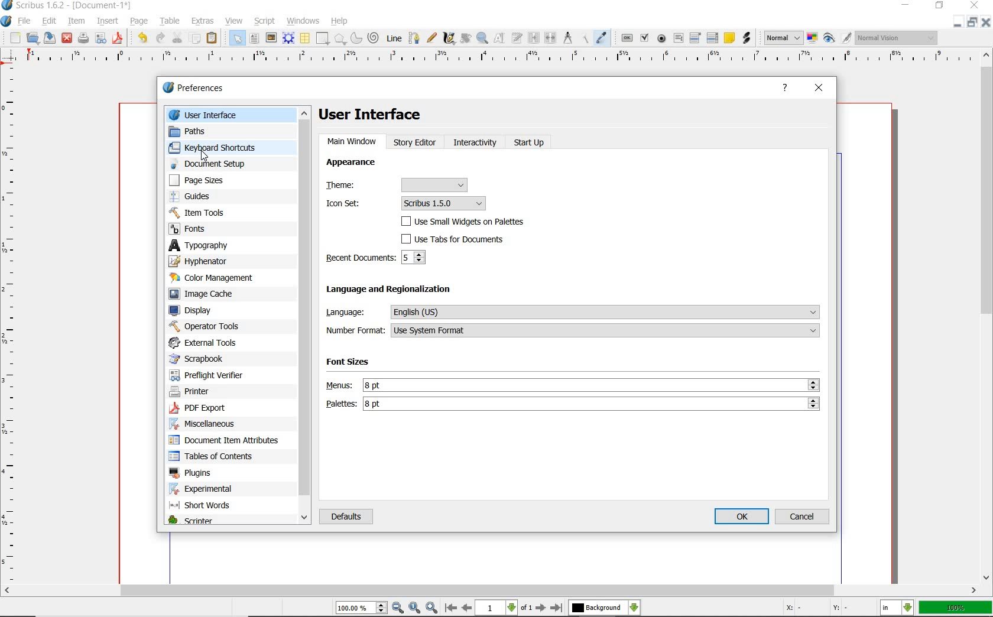 Image resolution: width=993 pixels, height=617 pixels. I want to click on close, so click(819, 89).